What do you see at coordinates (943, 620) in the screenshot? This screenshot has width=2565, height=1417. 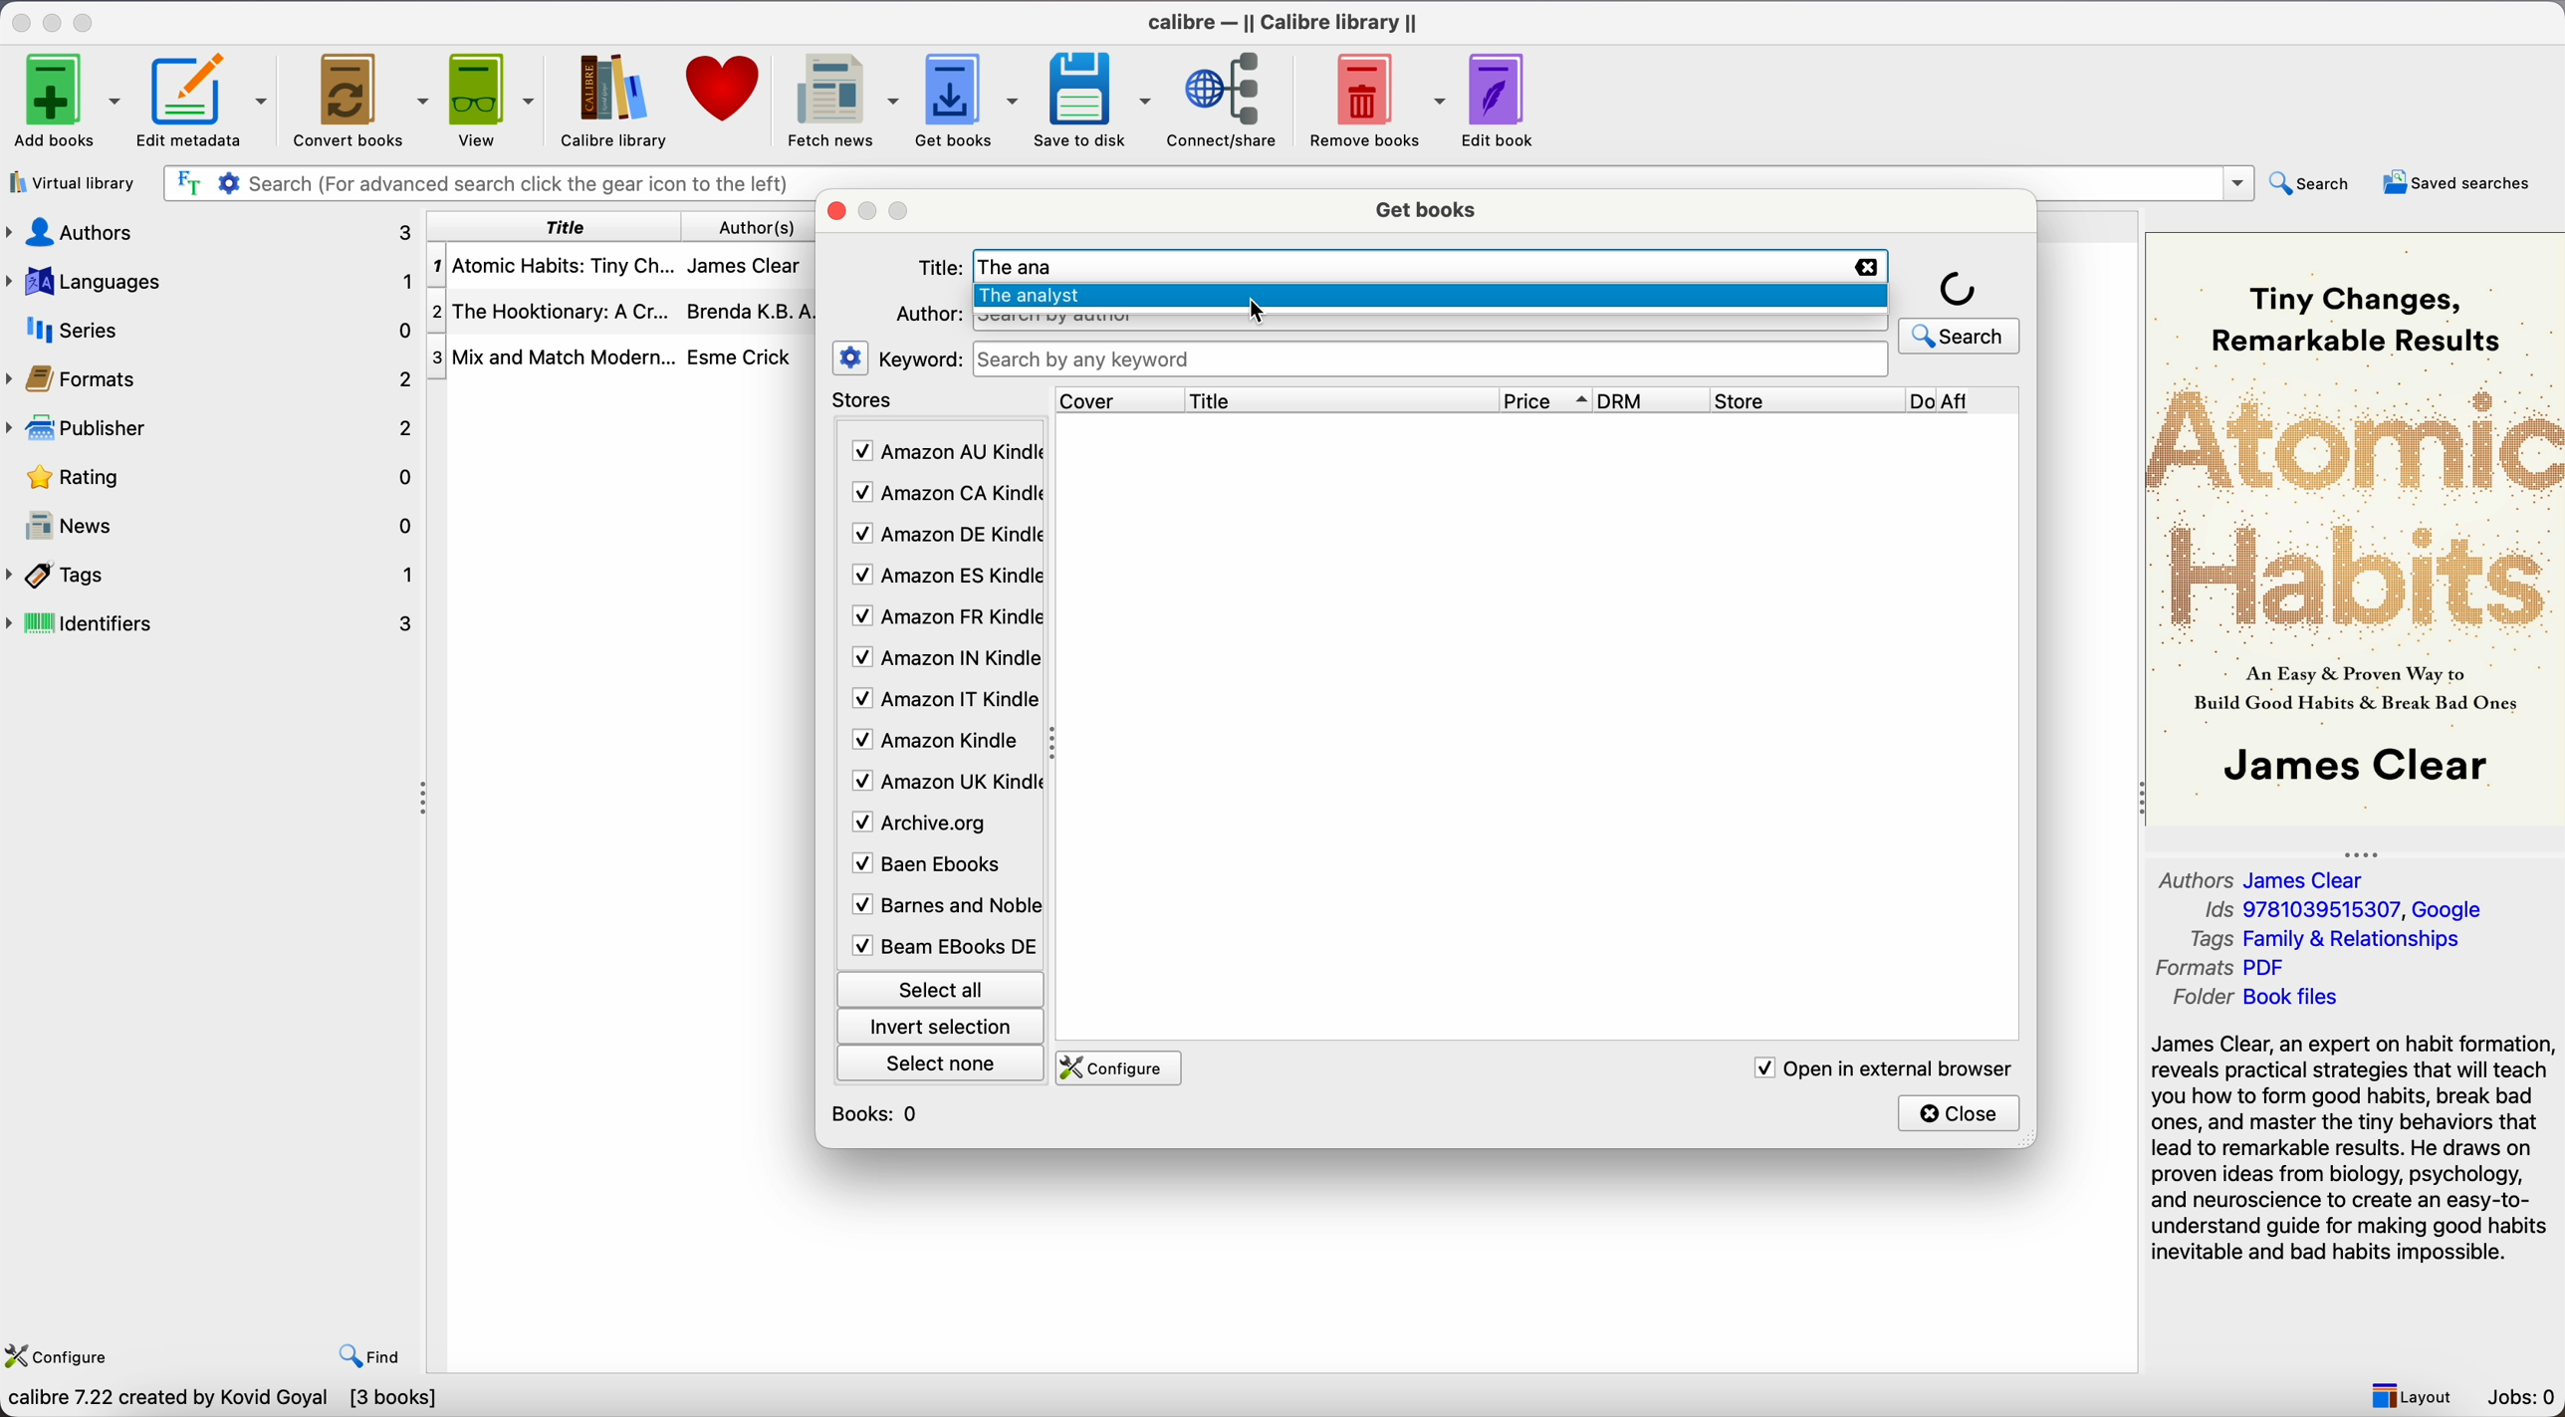 I see `Amazon FR Kindle` at bounding box center [943, 620].